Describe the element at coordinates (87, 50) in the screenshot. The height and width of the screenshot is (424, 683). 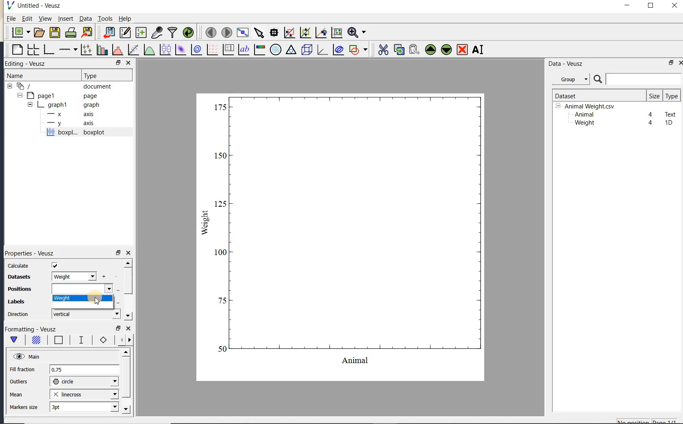
I see `plot points with lines and errorbars` at that location.